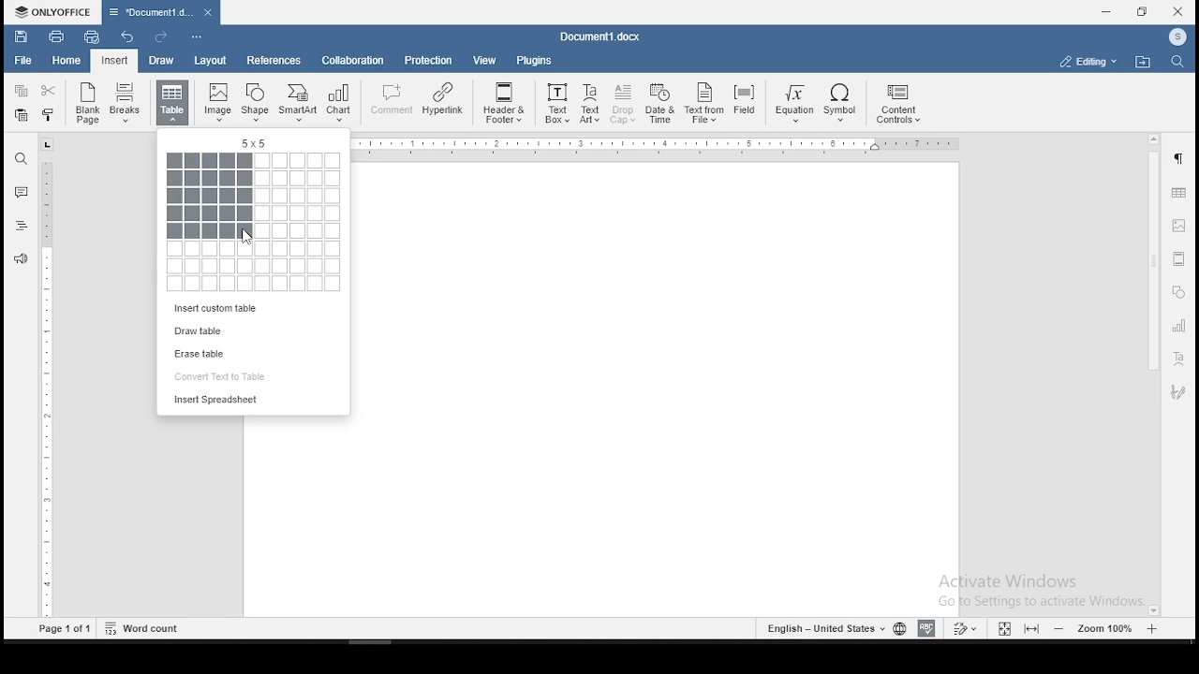  Describe the element at coordinates (92, 37) in the screenshot. I see `quick print` at that location.